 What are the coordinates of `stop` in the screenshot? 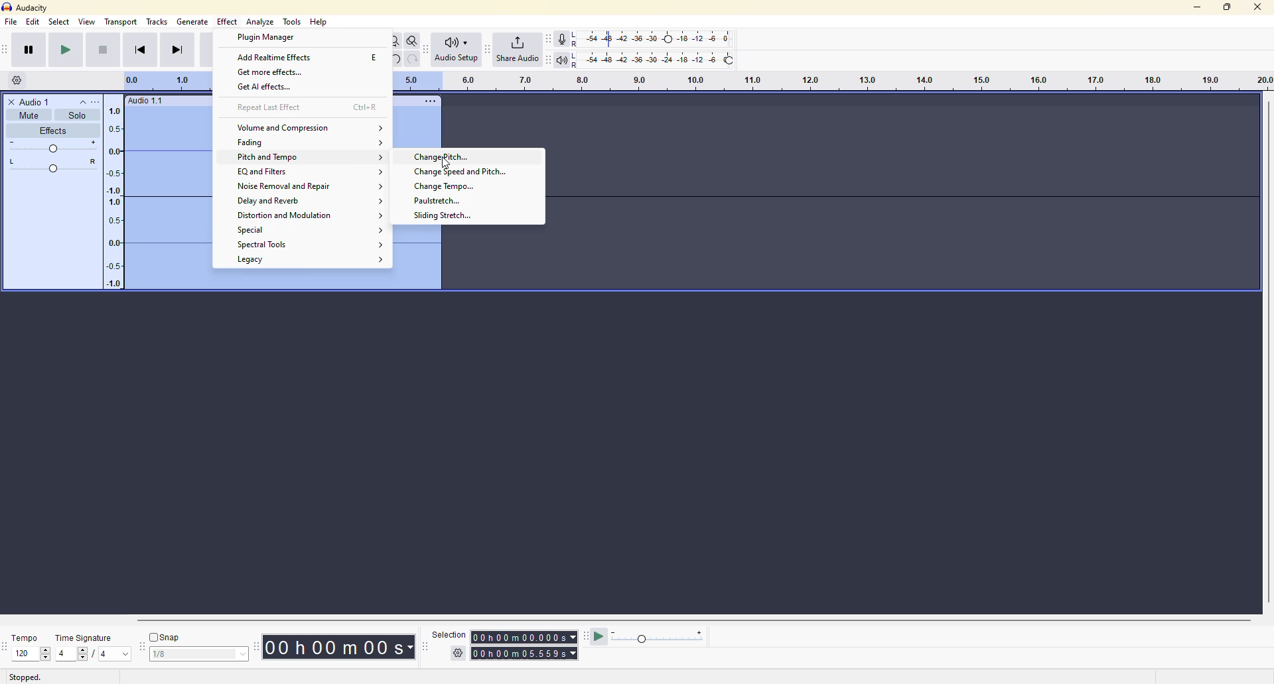 It's located at (102, 50).